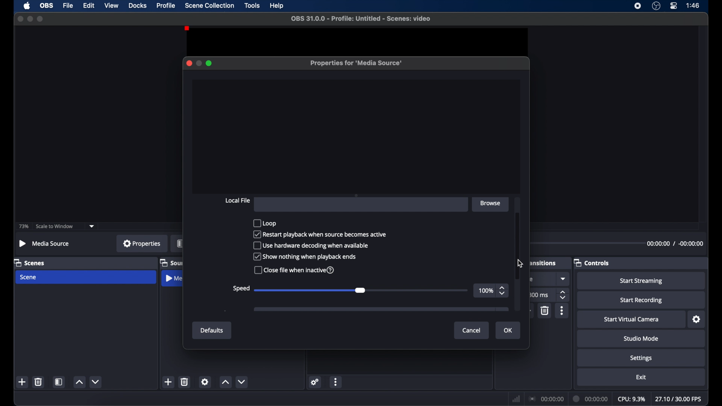  I want to click on file name, so click(363, 19).